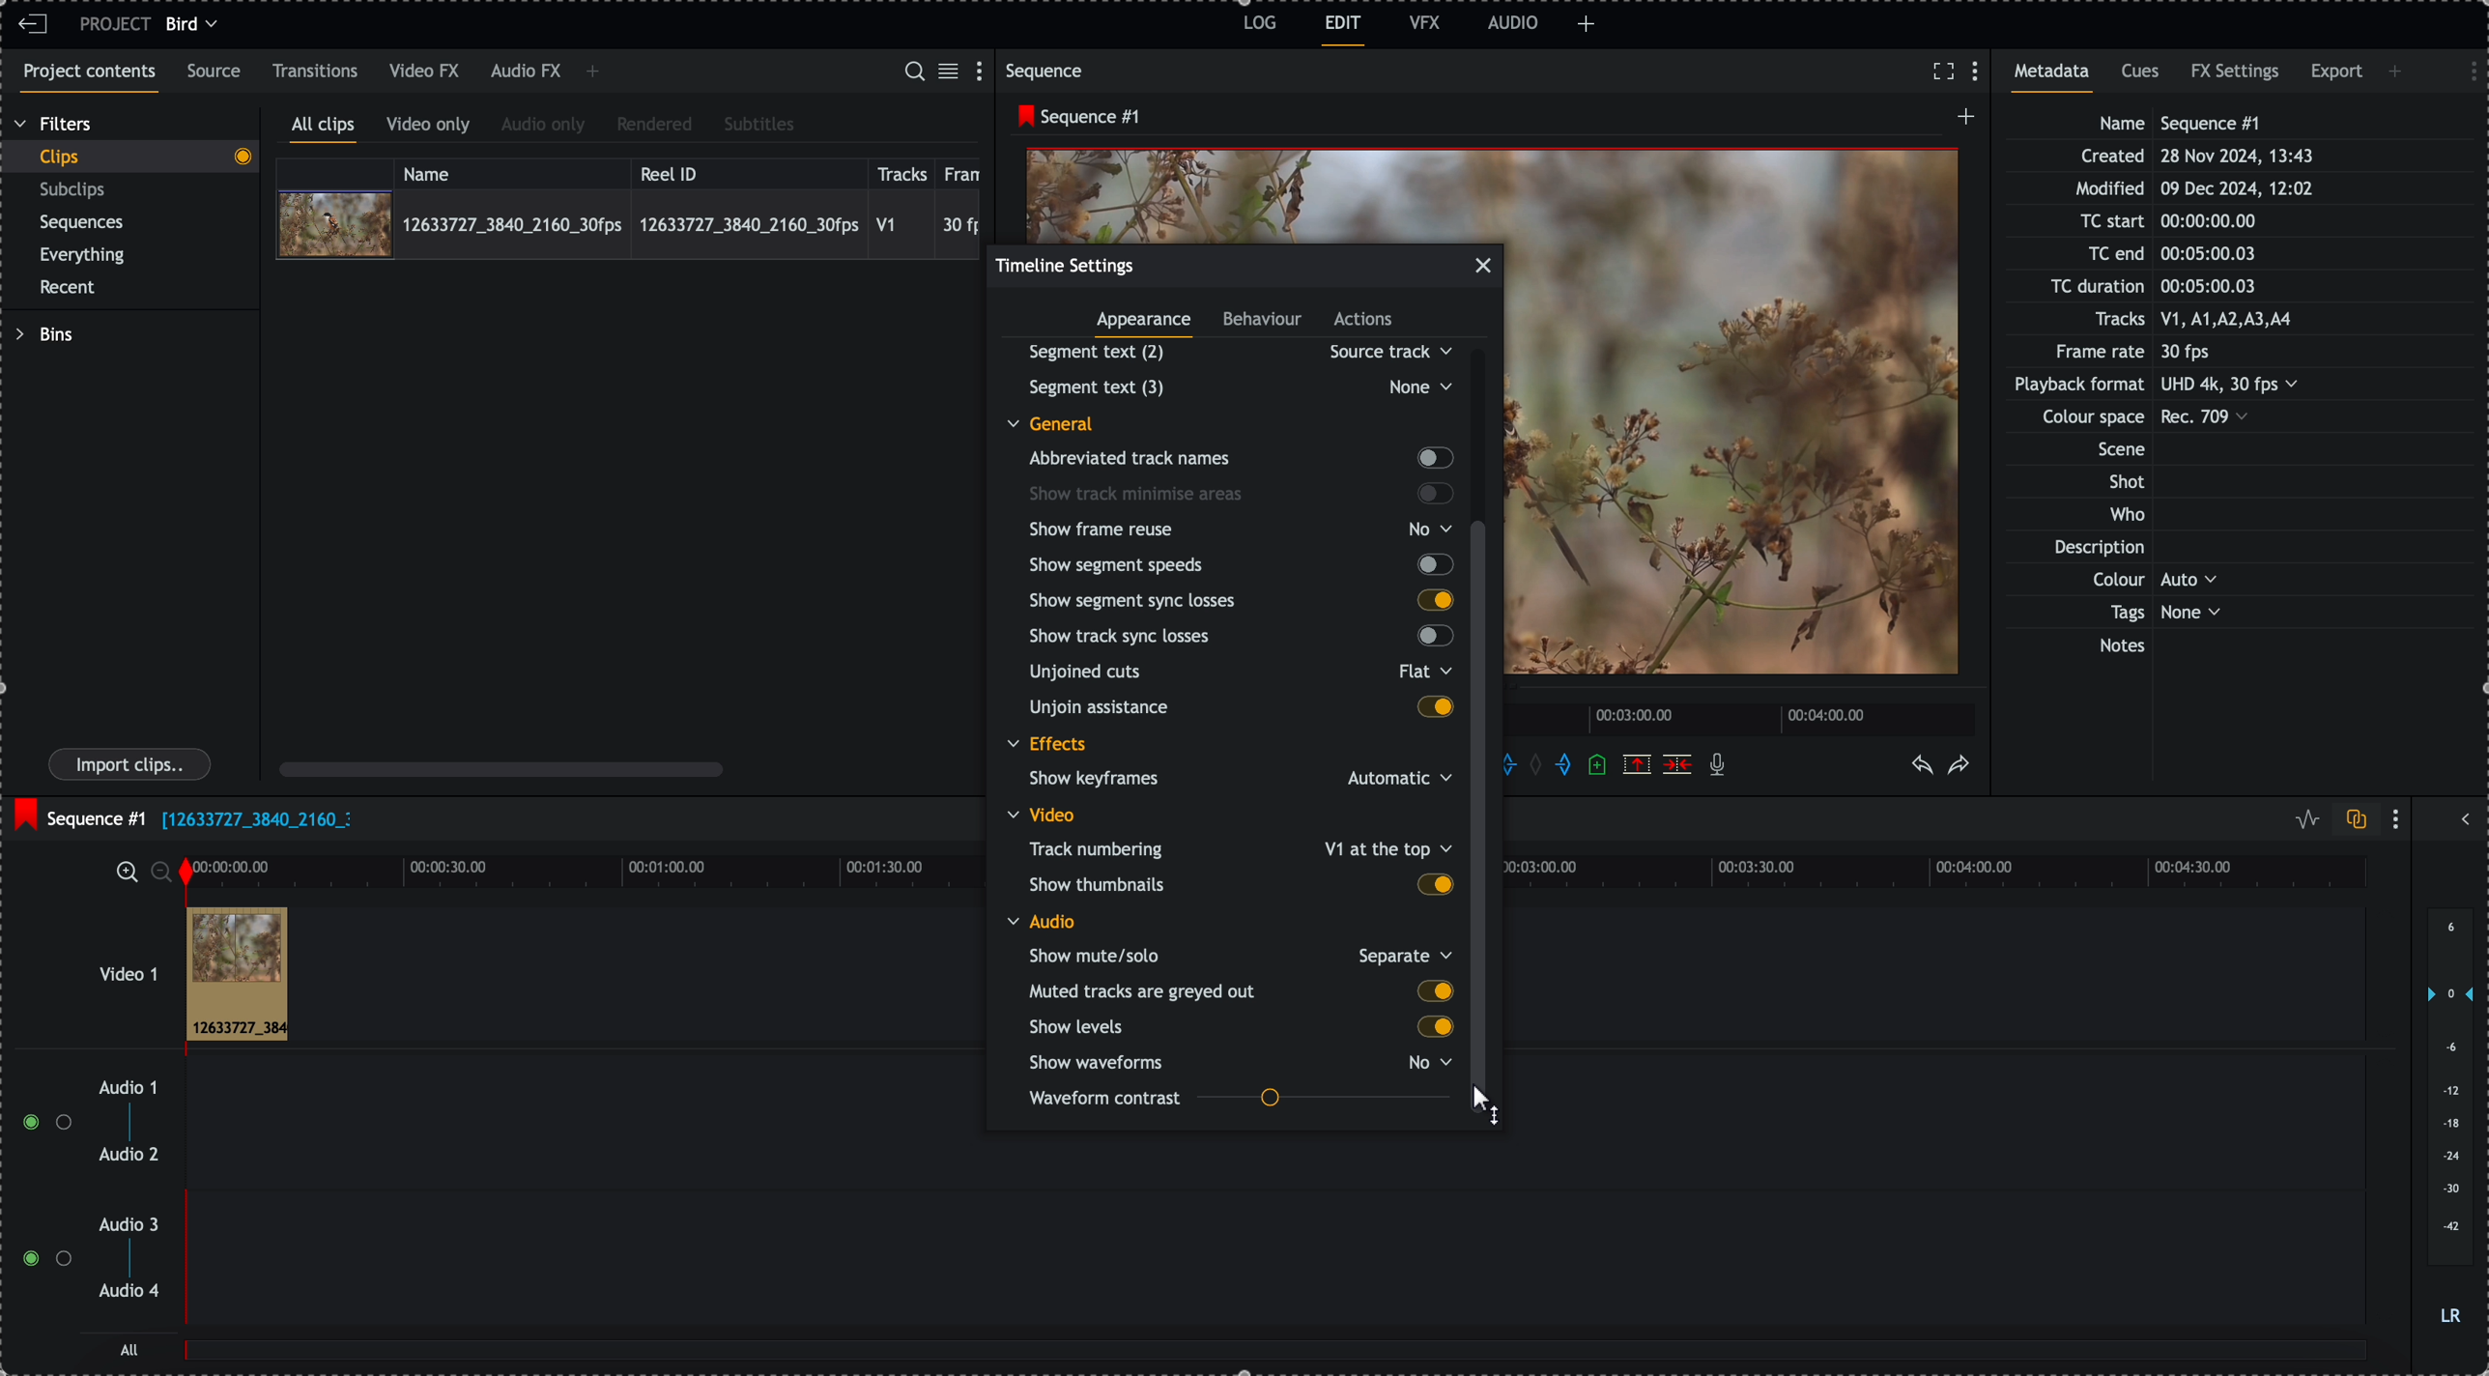 Image resolution: width=2489 pixels, height=1376 pixels. What do you see at coordinates (1952, 882) in the screenshot?
I see `timeline` at bounding box center [1952, 882].